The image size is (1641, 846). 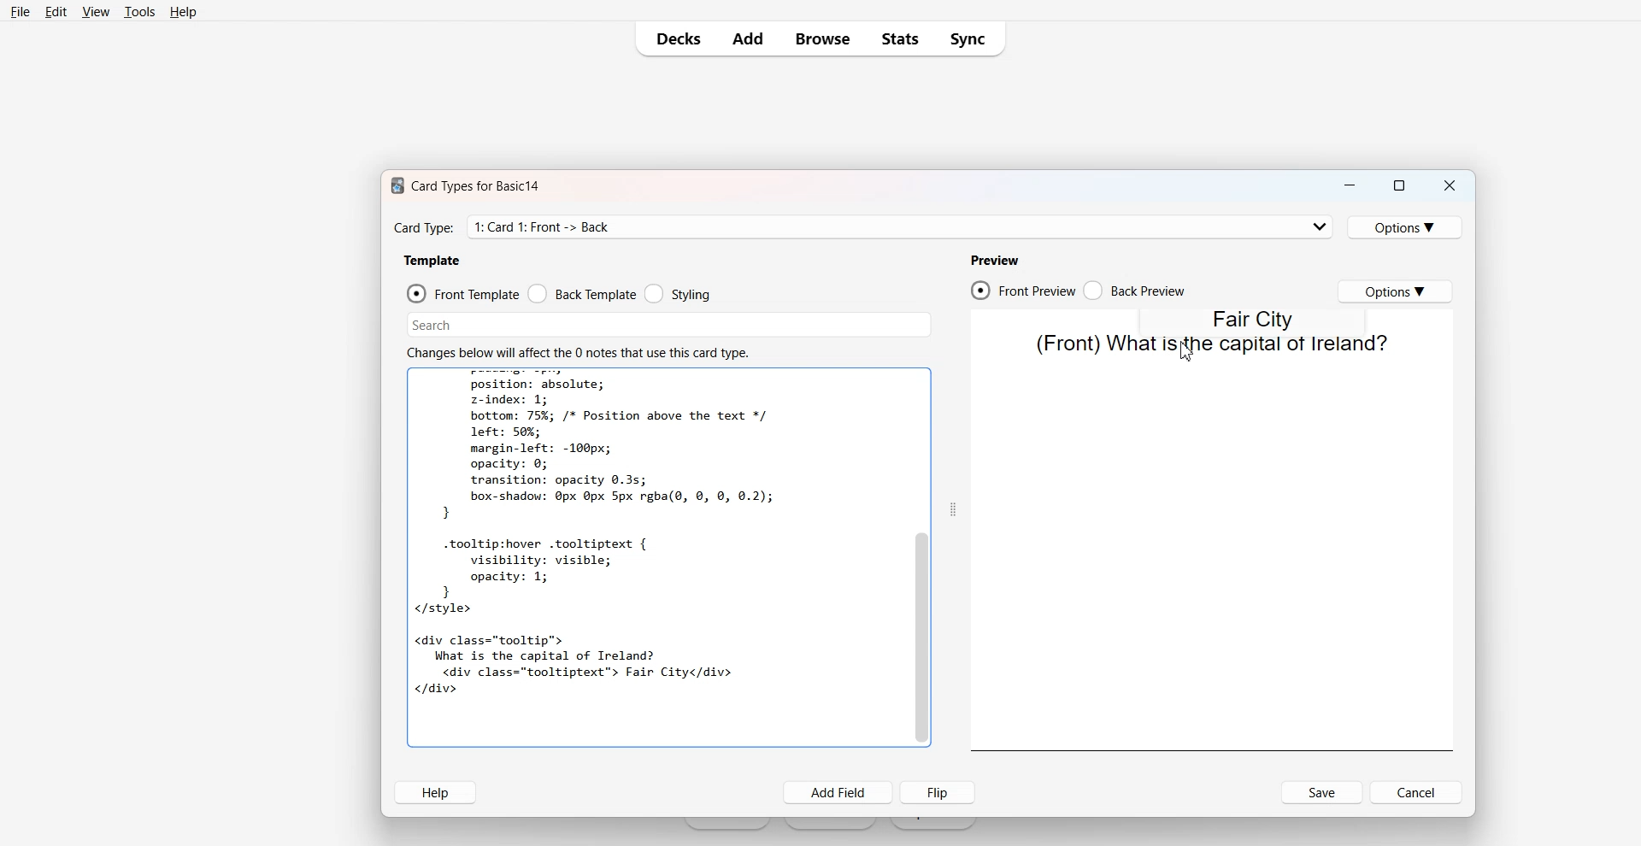 I want to click on Scroll bar, so click(x=922, y=558).